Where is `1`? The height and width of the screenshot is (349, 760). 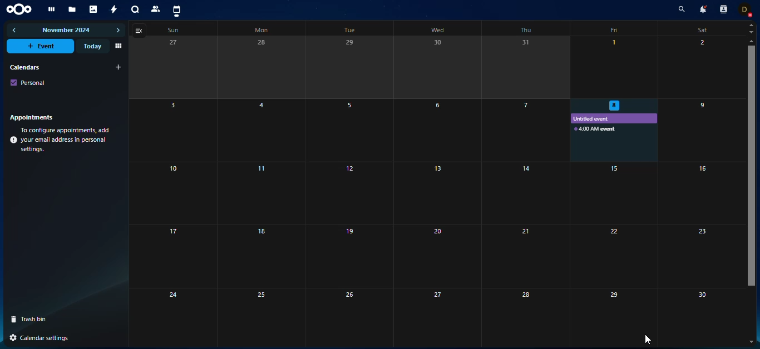 1 is located at coordinates (618, 66).